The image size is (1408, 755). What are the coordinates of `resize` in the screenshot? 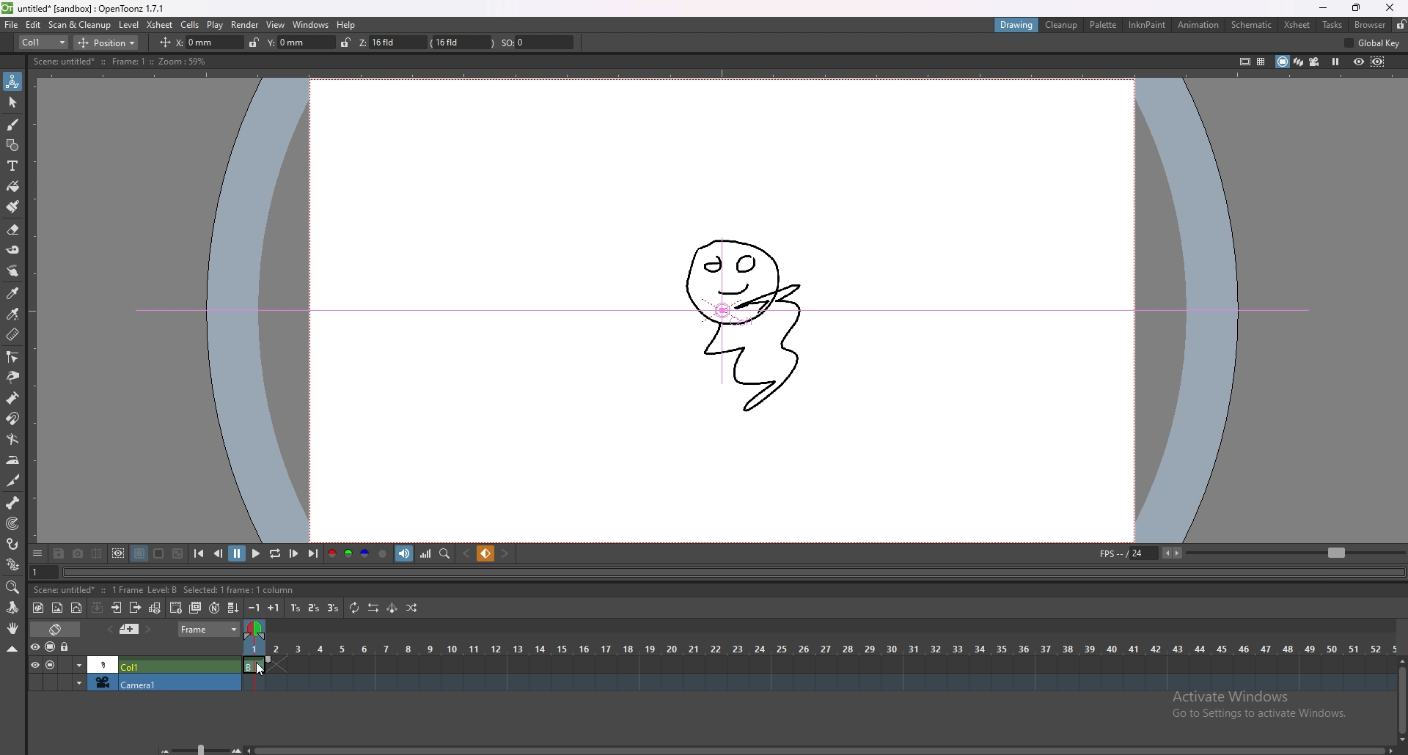 It's located at (1354, 8).